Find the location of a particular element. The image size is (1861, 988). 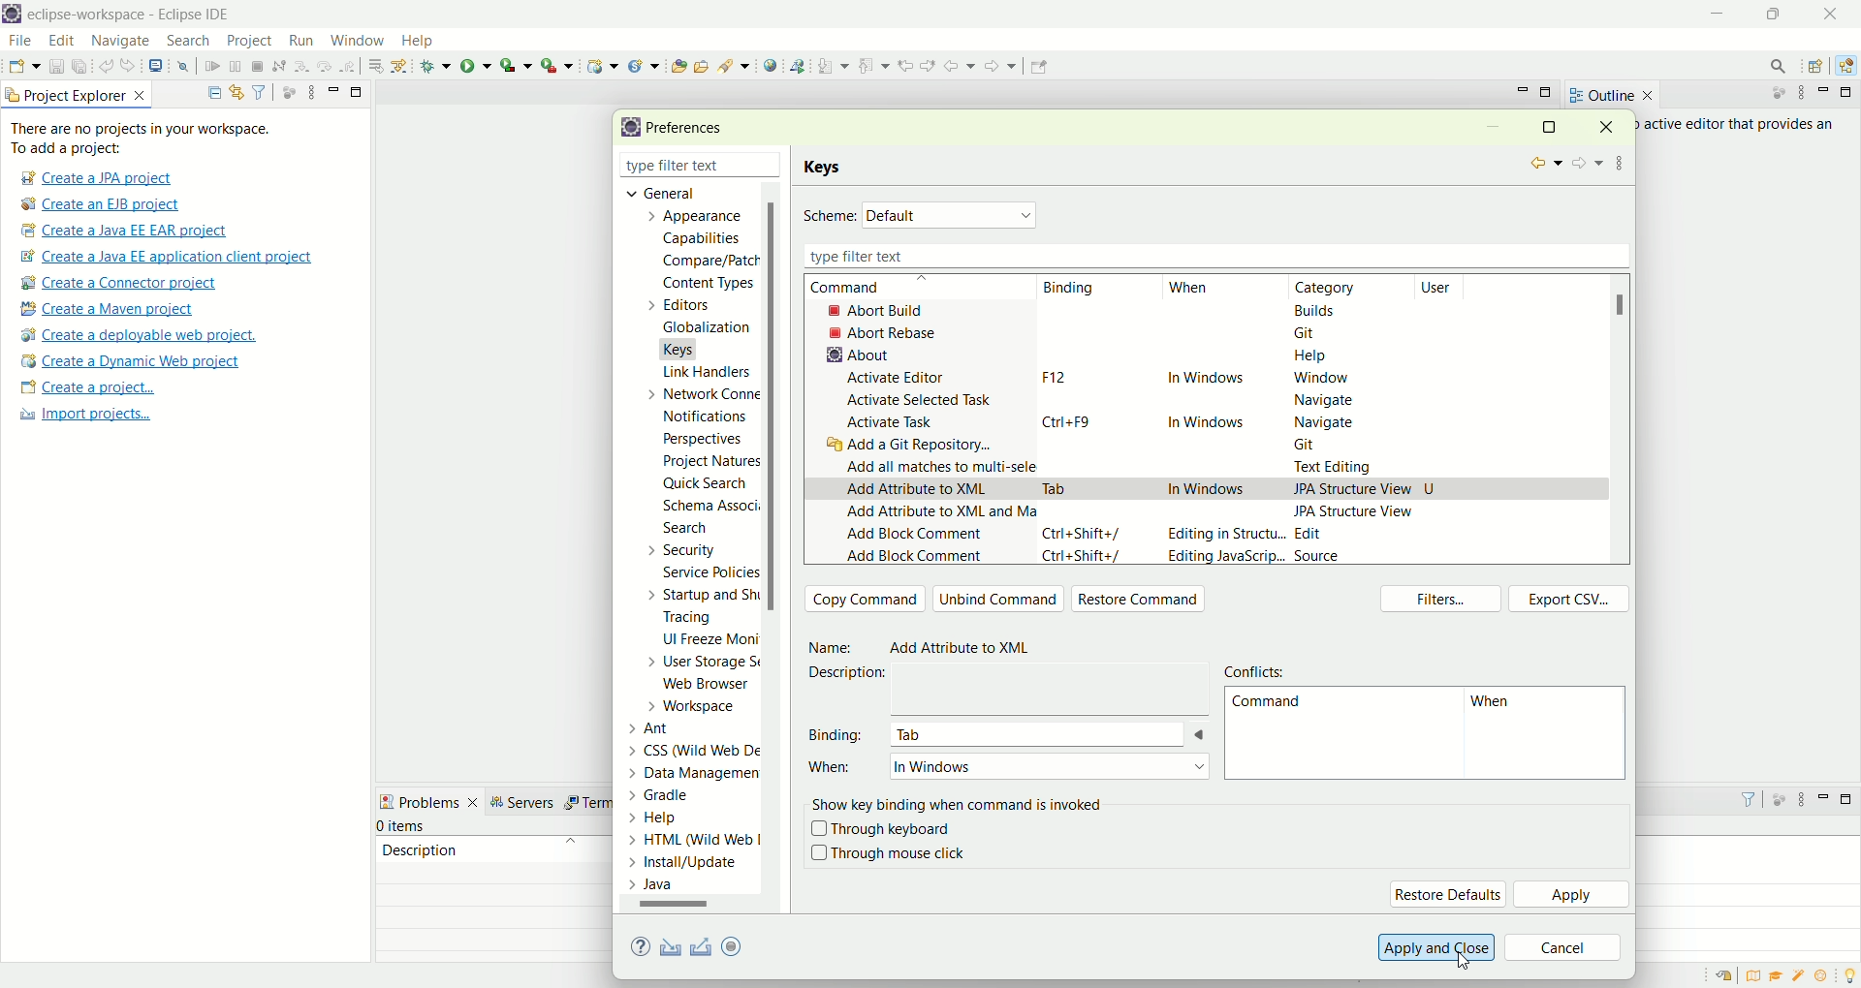

keys is located at coordinates (690, 347).